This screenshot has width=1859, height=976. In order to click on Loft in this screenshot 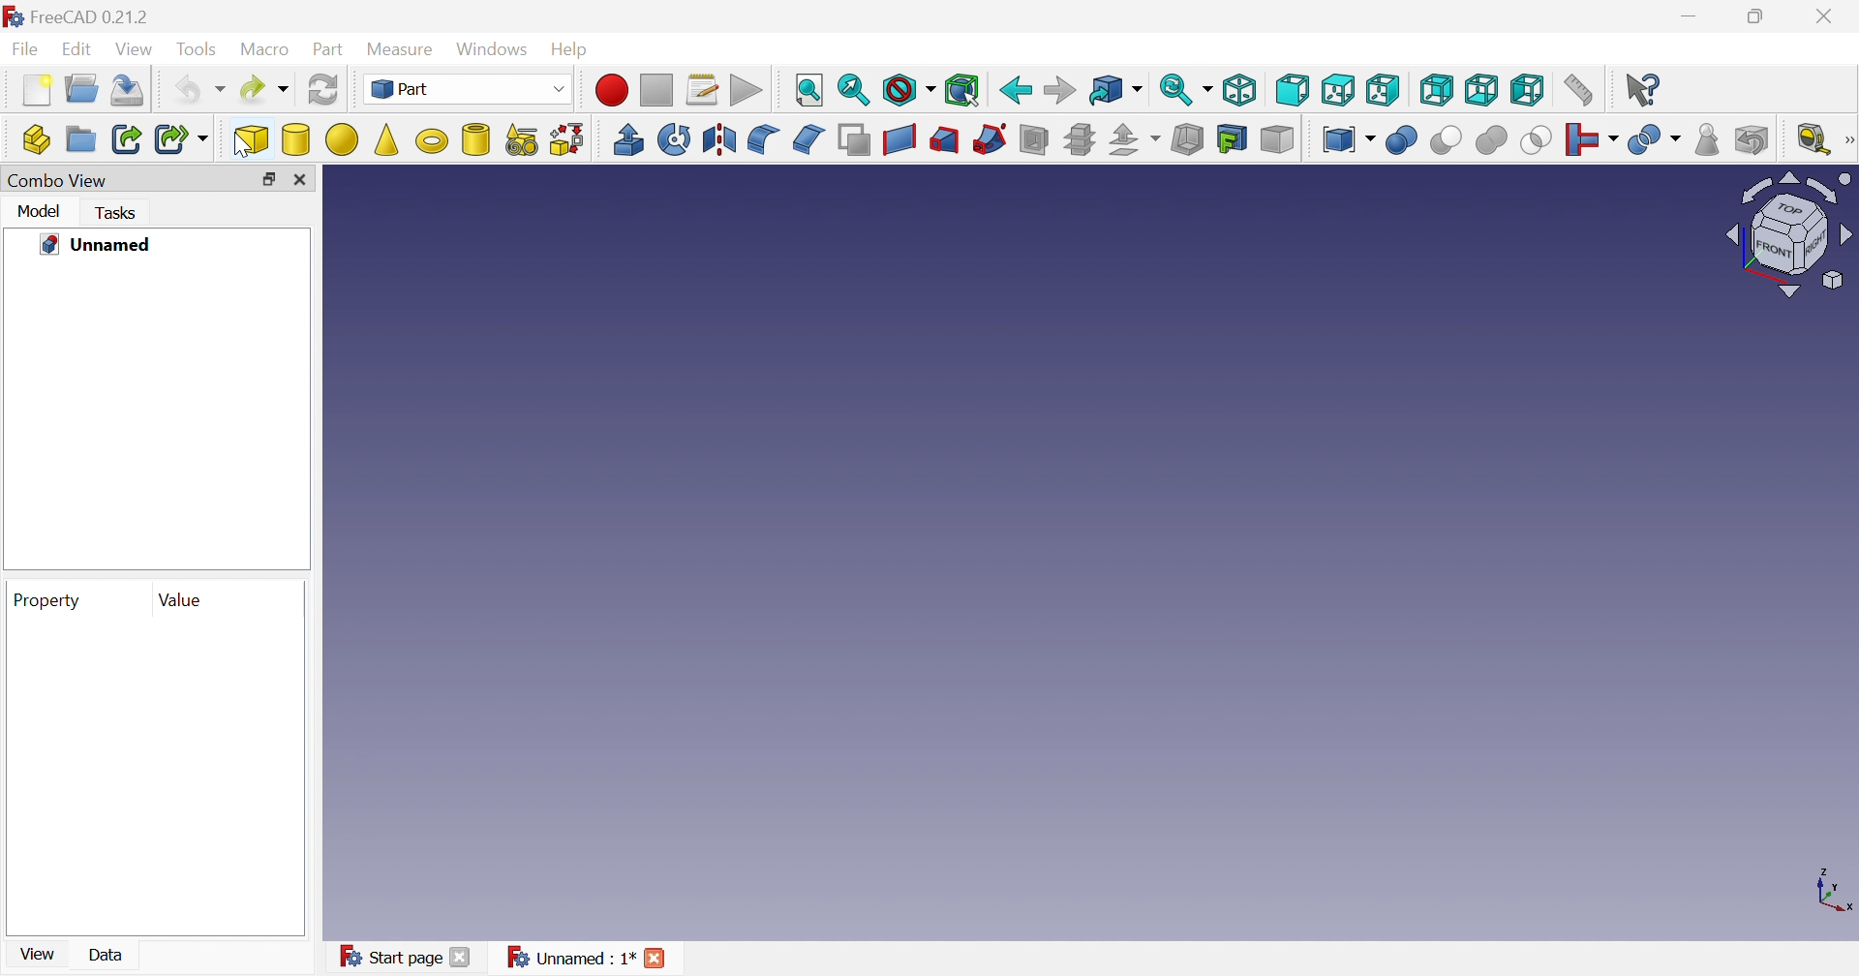, I will do `click(944, 140)`.